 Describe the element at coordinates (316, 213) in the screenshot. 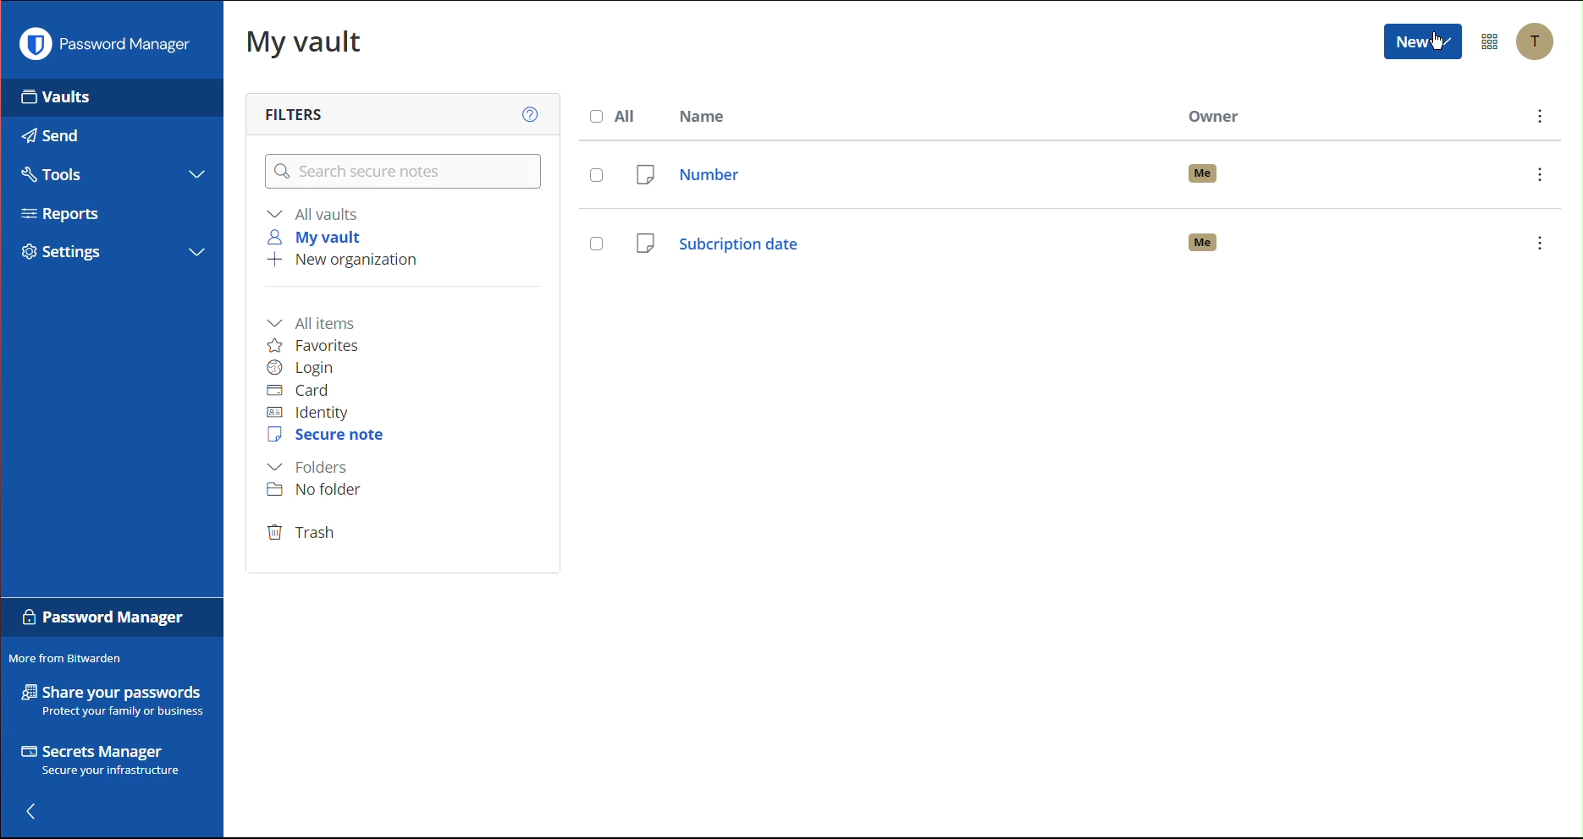

I see `All vaults` at that location.